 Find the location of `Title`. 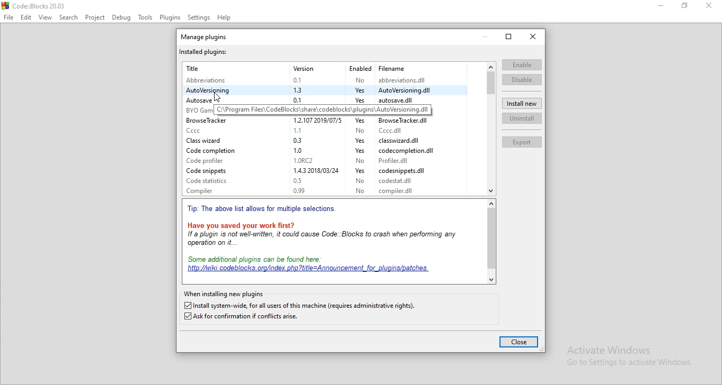

Title is located at coordinates (196, 68).